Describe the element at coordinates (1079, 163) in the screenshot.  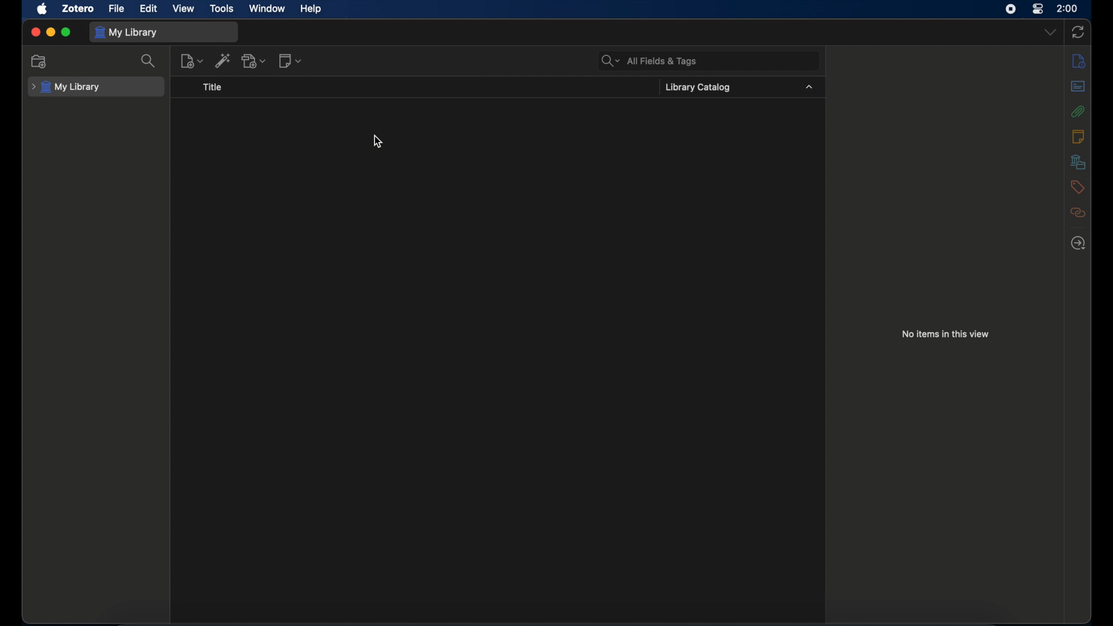
I see `libraries` at that location.